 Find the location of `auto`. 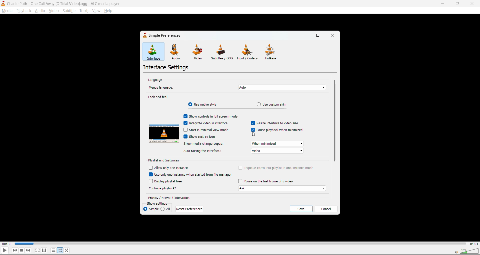

auto is located at coordinates (281, 88).